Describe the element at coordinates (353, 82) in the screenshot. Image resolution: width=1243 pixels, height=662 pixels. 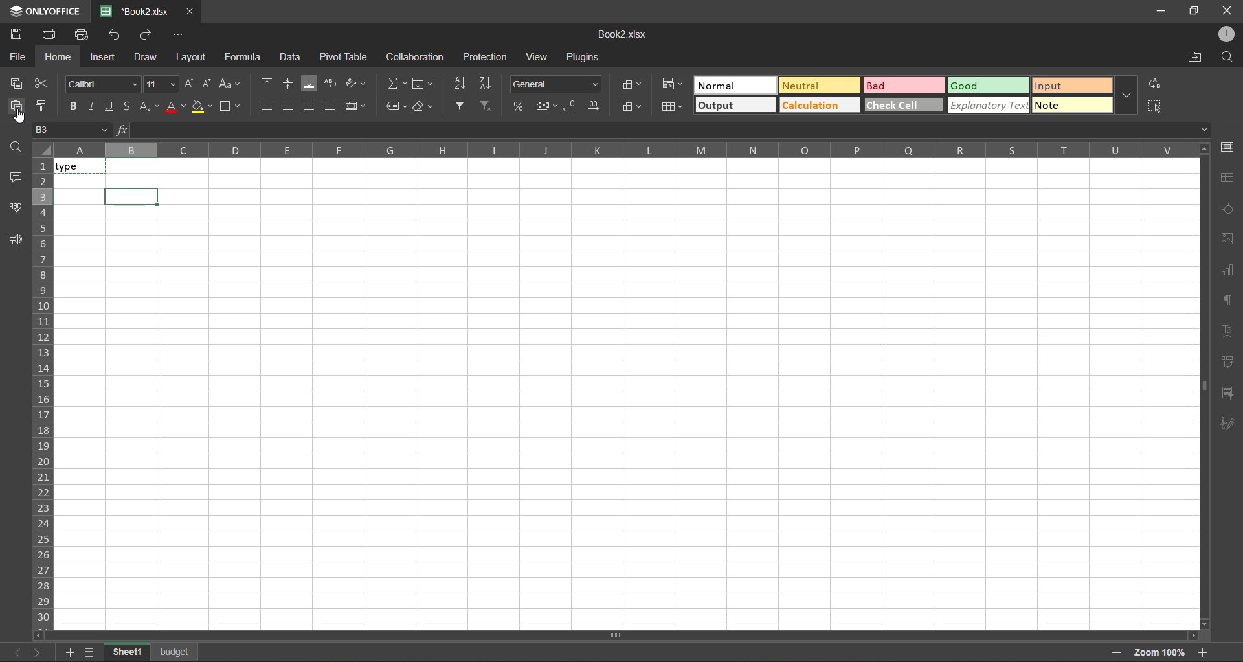
I see `orientation` at that location.